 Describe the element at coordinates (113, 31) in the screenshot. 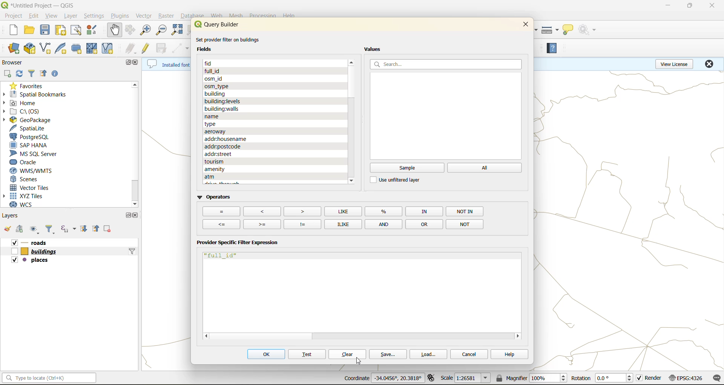

I see `pan map` at that location.